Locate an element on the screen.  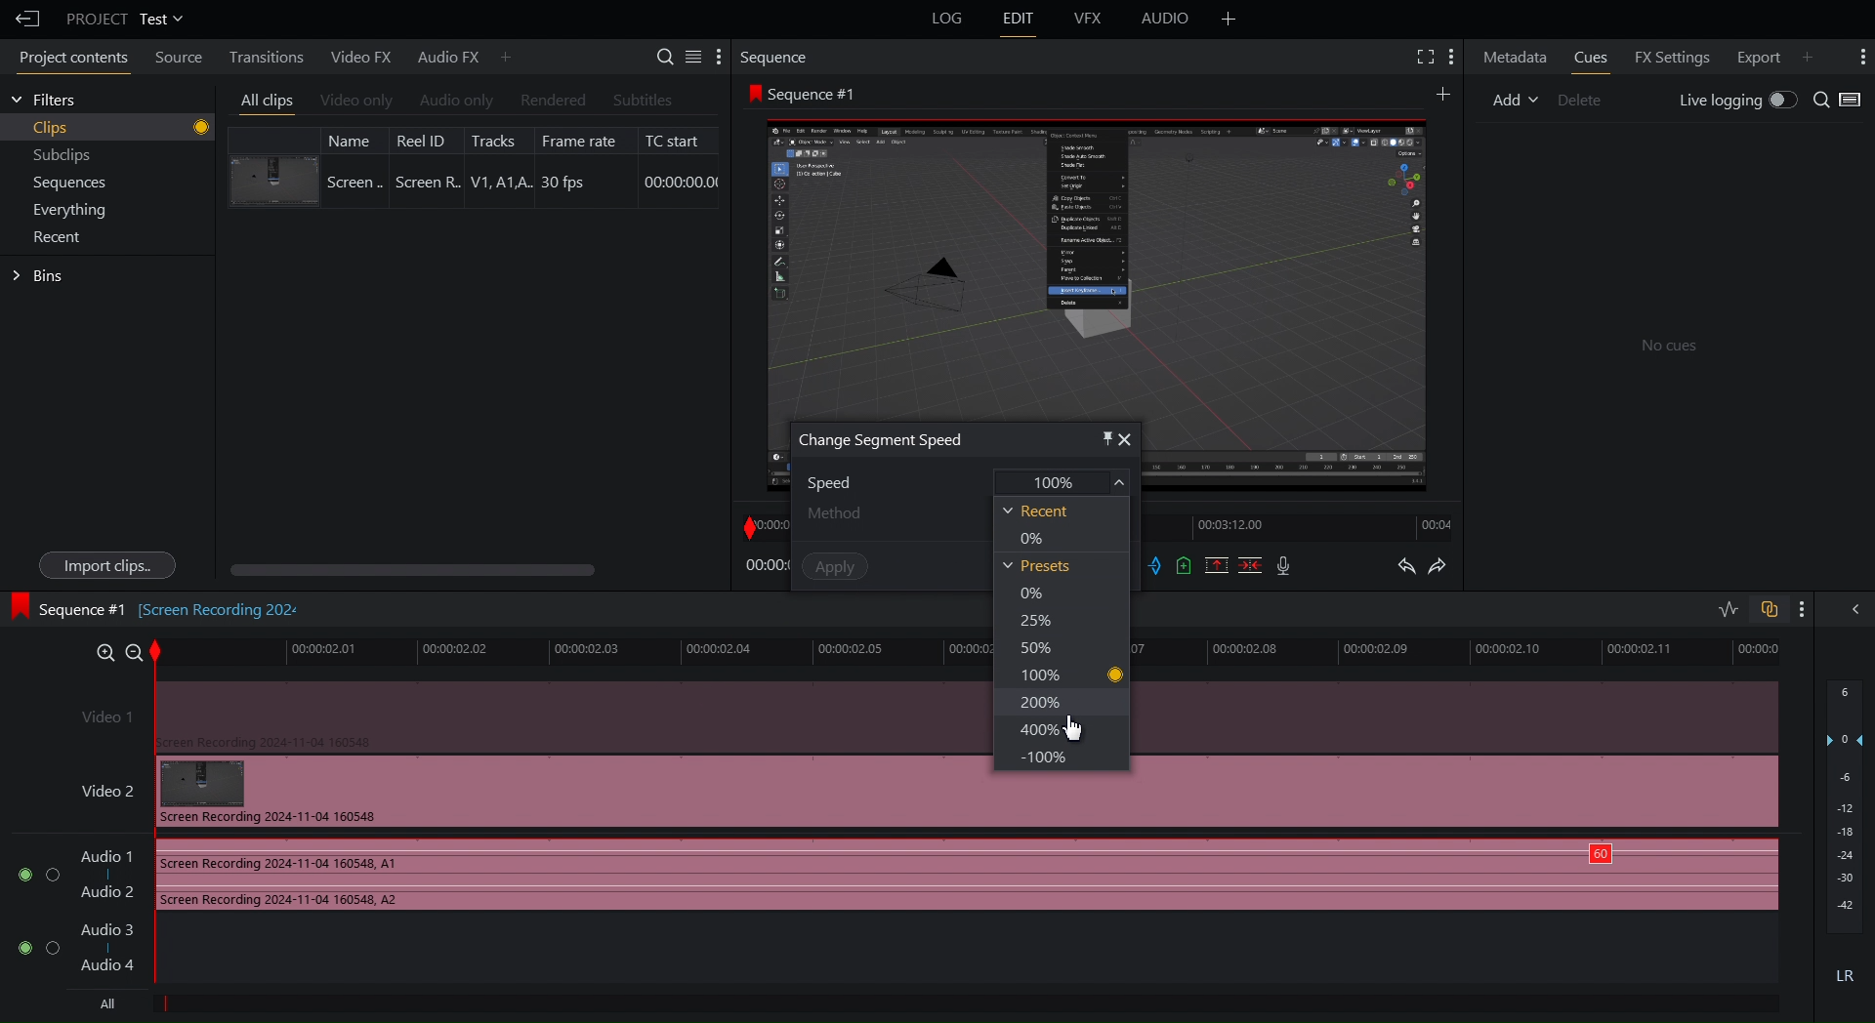
FX Settings is located at coordinates (1669, 55).